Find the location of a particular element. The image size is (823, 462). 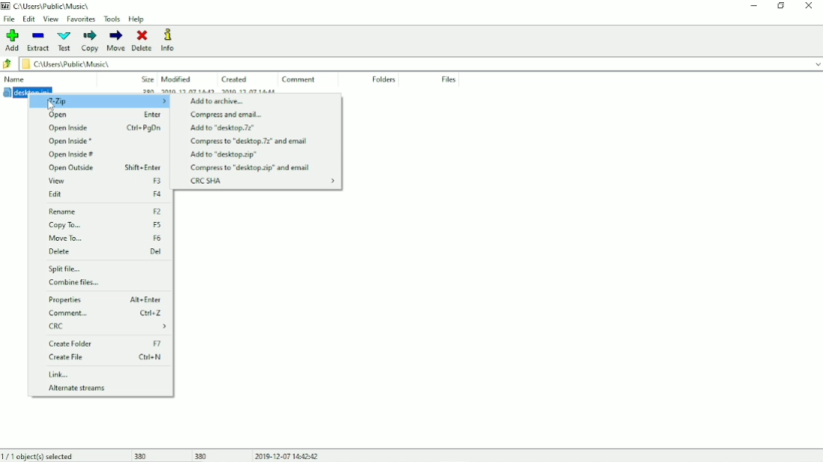

Favorites is located at coordinates (80, 20).